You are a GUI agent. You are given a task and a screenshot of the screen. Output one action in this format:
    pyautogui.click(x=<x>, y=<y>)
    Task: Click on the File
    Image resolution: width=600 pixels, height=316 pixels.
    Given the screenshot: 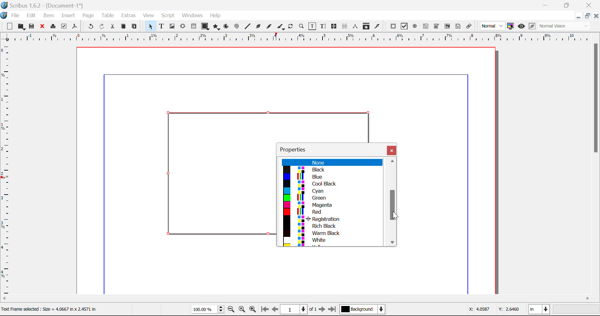 What is the action you would take?
    pyautogui.click(x=11, y=15)
    